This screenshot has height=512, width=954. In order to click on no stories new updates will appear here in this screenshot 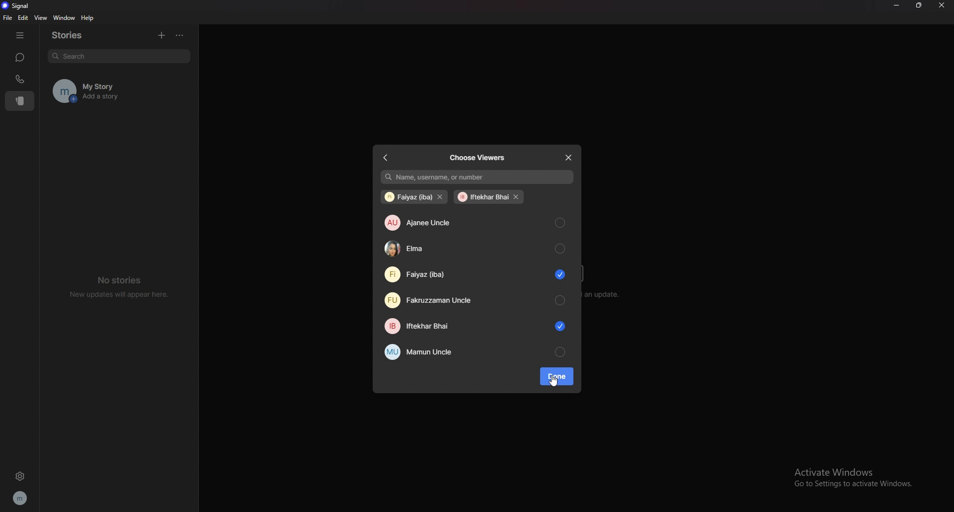, I will do `click(117, 287)`.